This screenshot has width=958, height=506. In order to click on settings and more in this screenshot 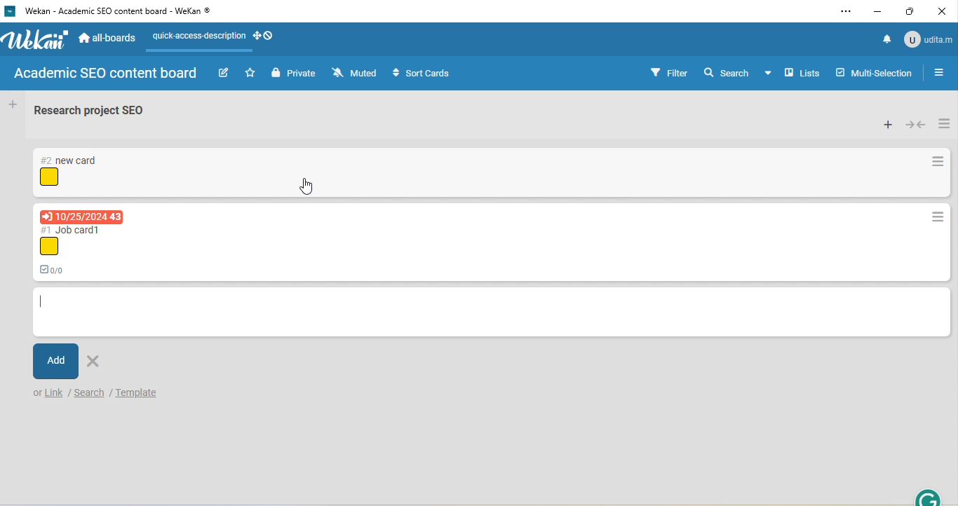, I will do `click(845, 12)`.